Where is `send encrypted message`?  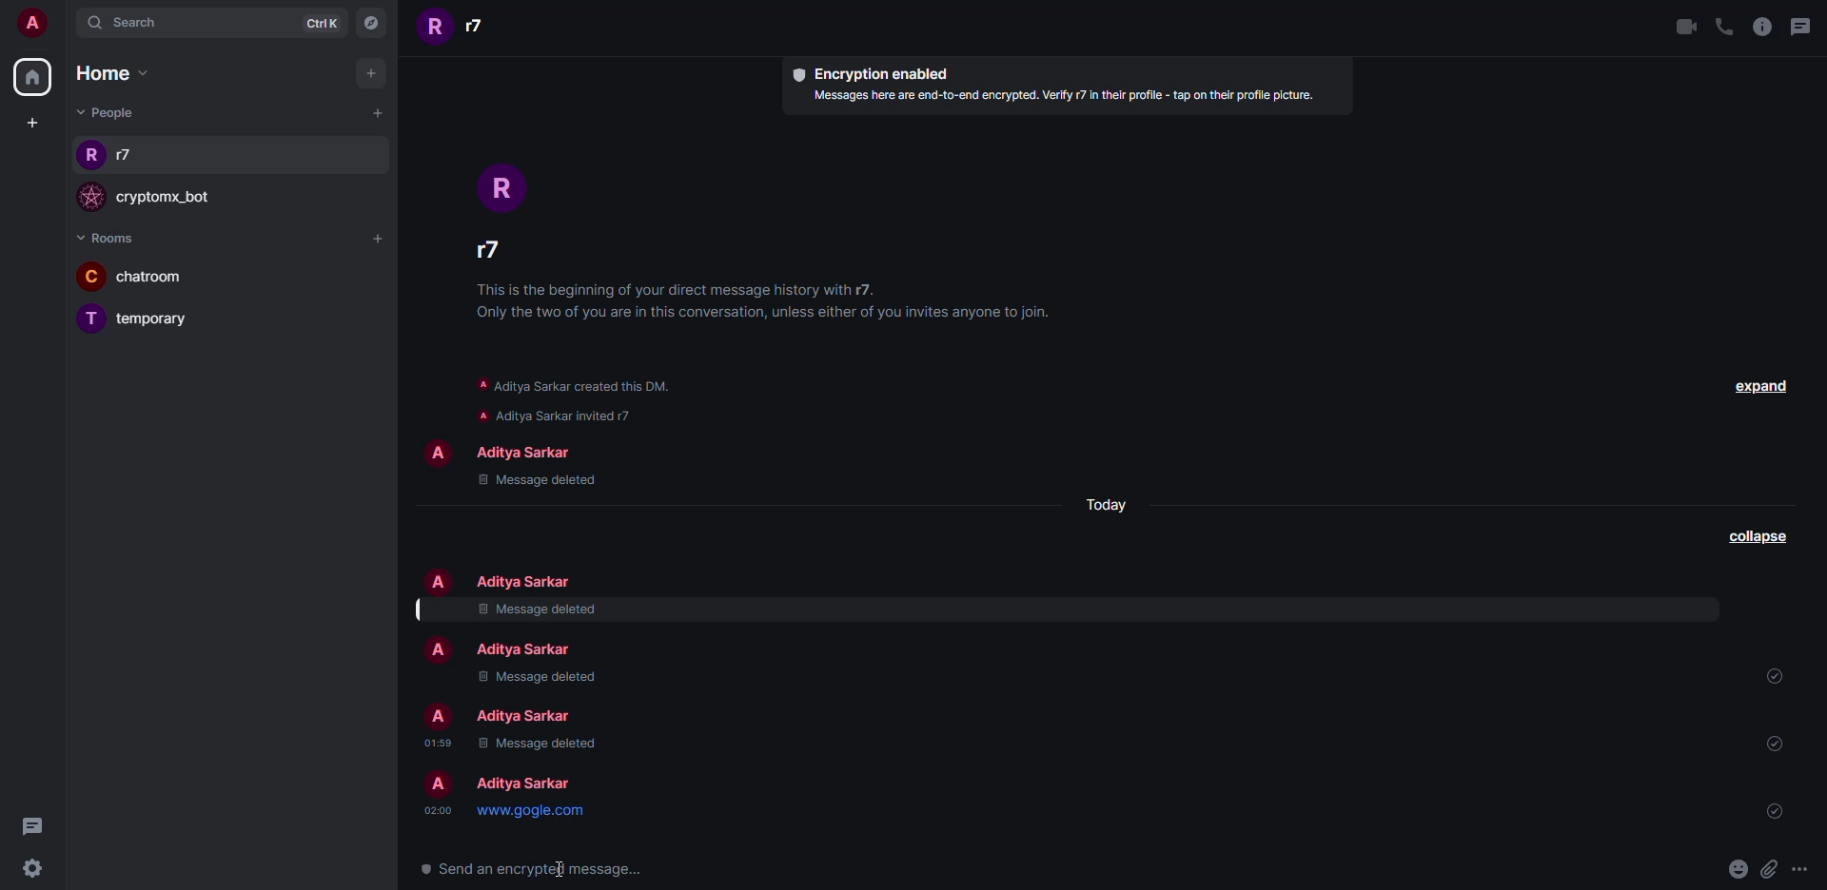 send encrypted message is located at coordinates (522, 868).